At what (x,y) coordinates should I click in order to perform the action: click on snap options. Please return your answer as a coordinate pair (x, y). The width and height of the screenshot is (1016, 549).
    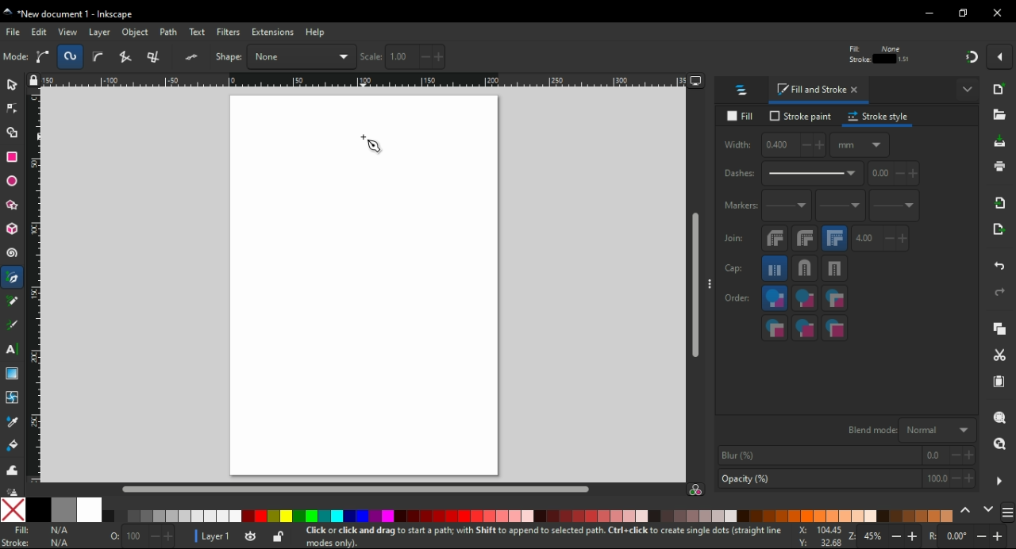
    Looking at the image, I should click on (1002, 56).